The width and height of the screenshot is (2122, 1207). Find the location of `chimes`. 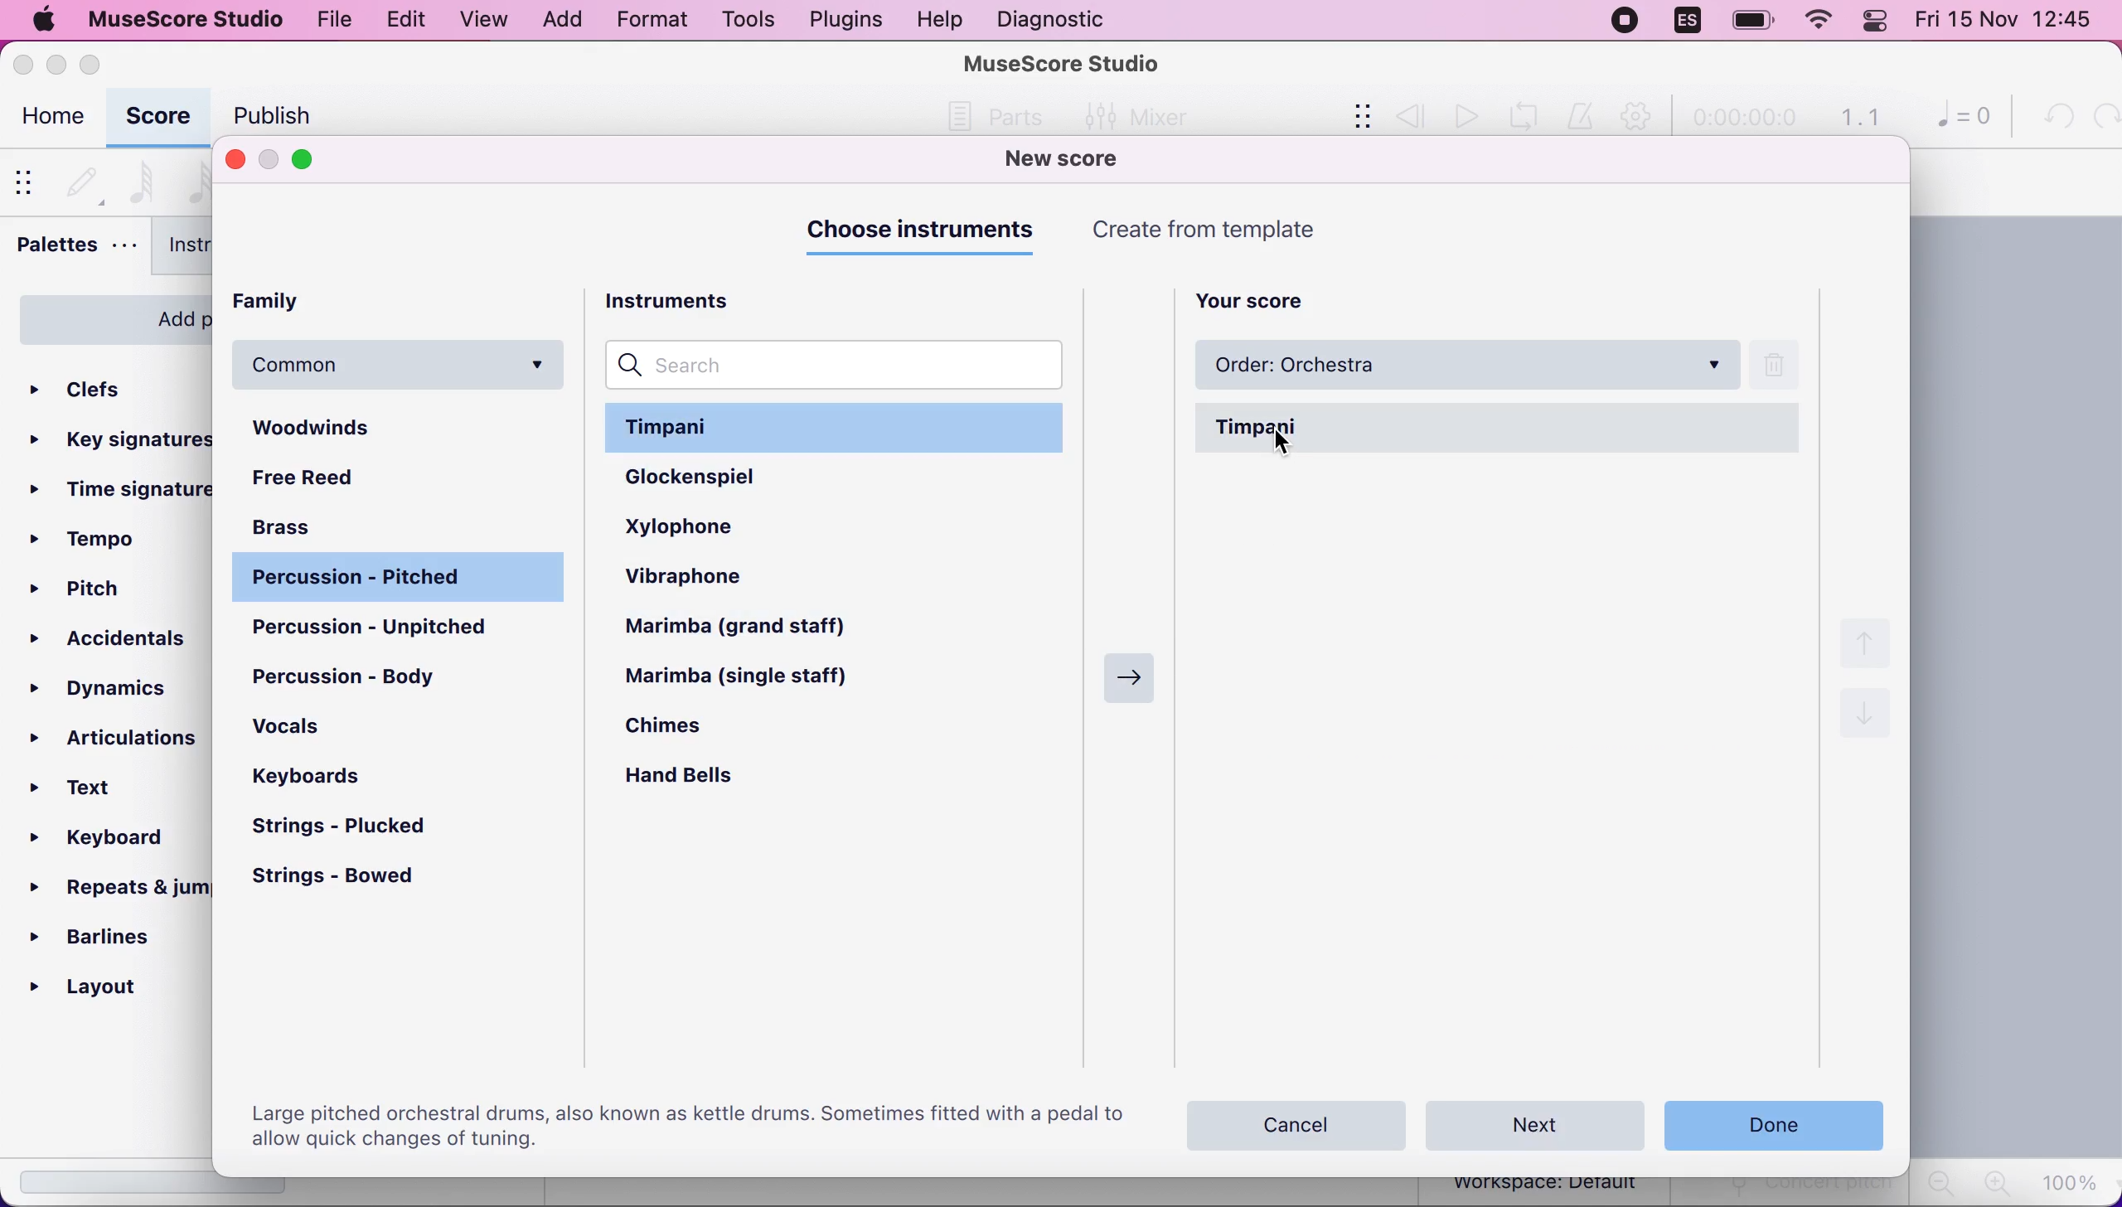

chimes is located at coordinates (688, 731).